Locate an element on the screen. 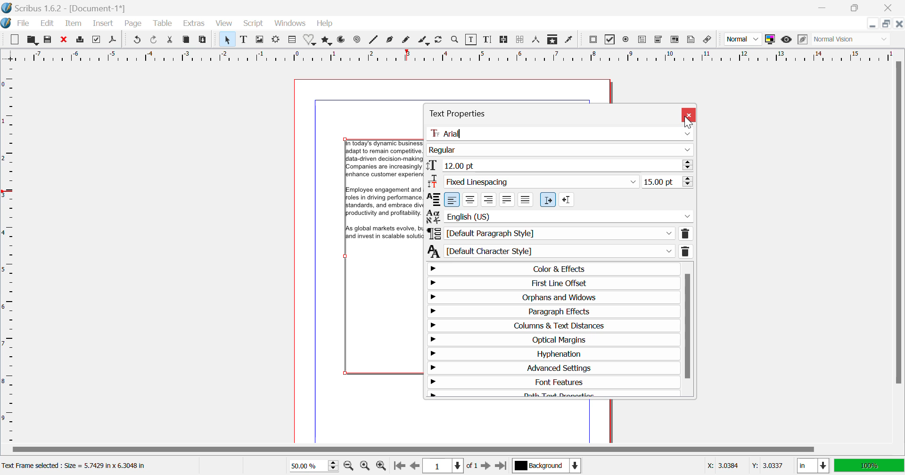 The image size is (905, 475). Text Justified is located at coordinates (507, 198).